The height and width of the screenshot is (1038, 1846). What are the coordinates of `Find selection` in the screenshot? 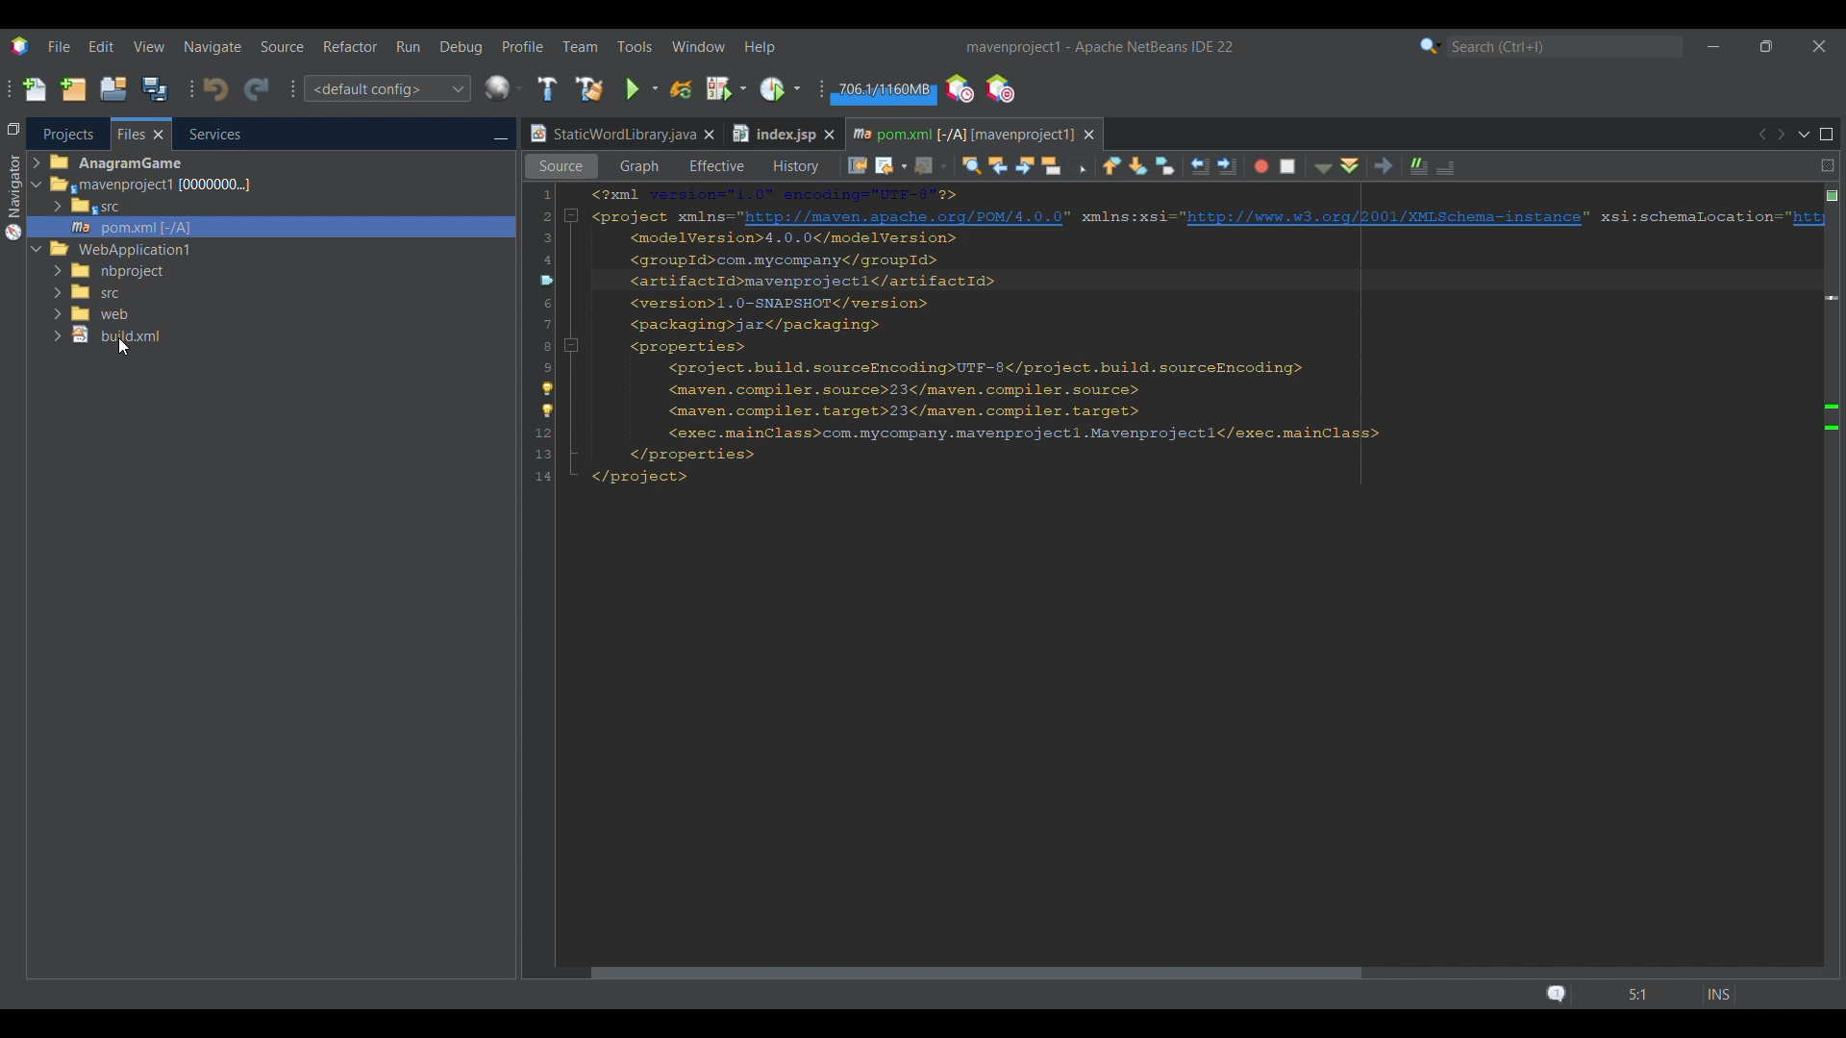 It's located at (966, 165).